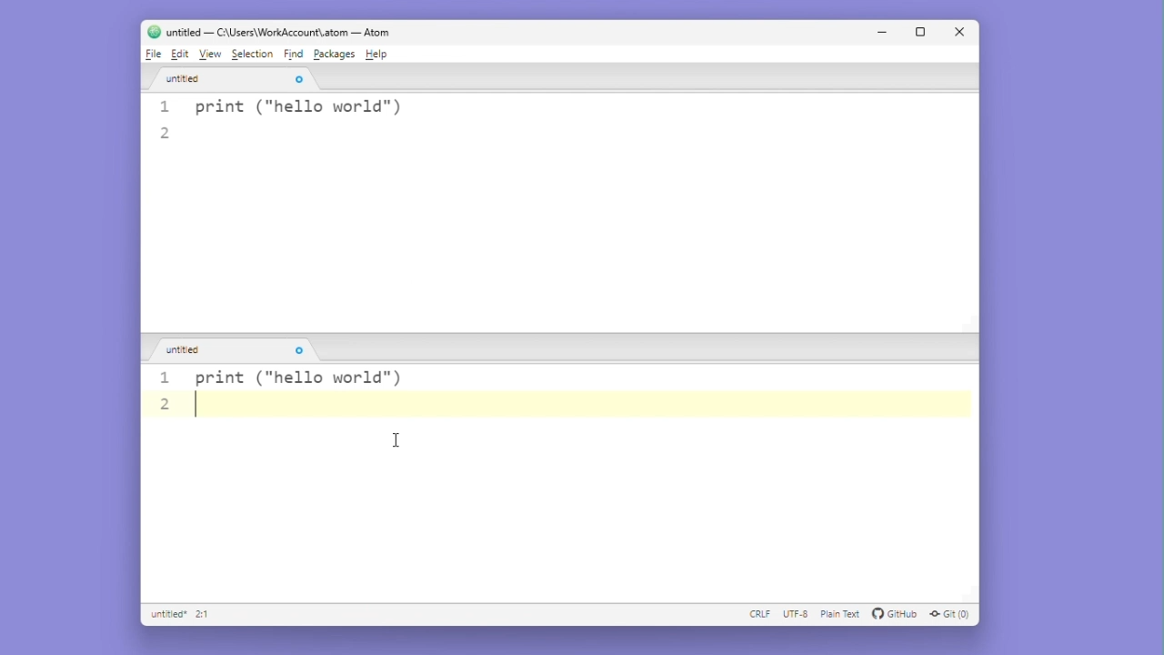  I want to click on untited, so click(240, 351).